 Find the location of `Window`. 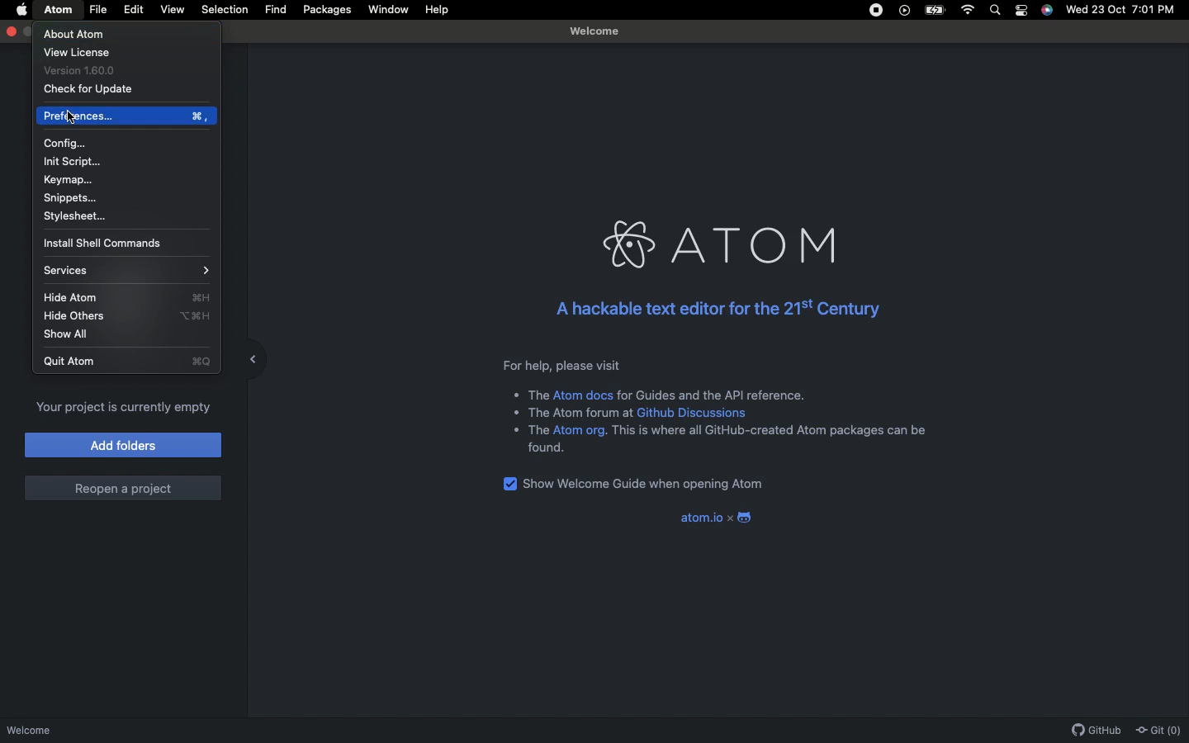

Window is located at coordinates (387, 9).